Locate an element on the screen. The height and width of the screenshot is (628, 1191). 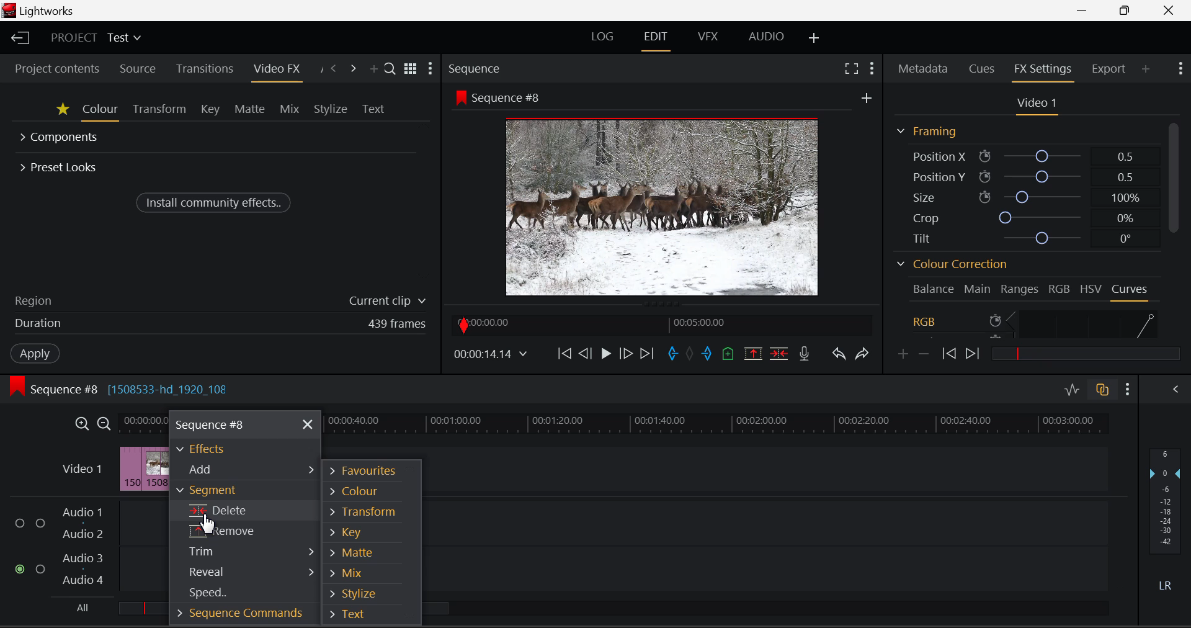
Delete/Cut is located at coordinates (779, 354).